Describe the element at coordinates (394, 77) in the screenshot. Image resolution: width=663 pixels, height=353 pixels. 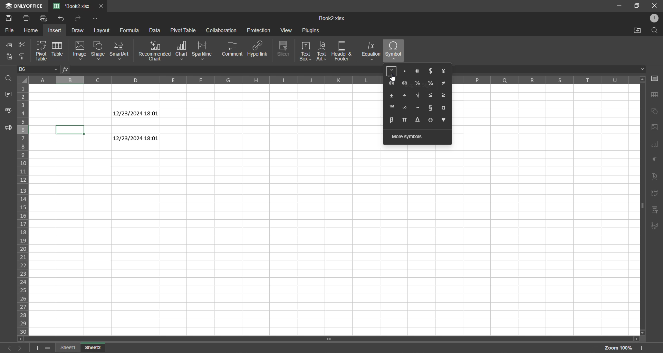
I see `cursor` at that location.